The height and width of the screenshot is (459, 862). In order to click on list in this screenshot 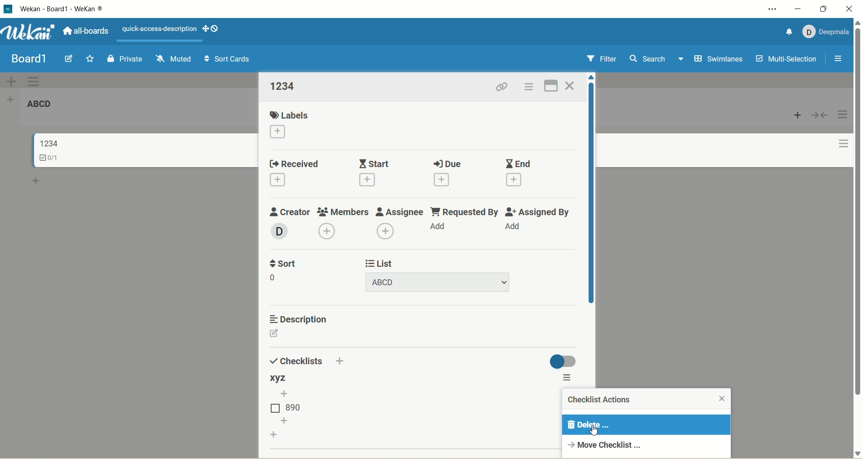, I will do `click(288, 406)`.